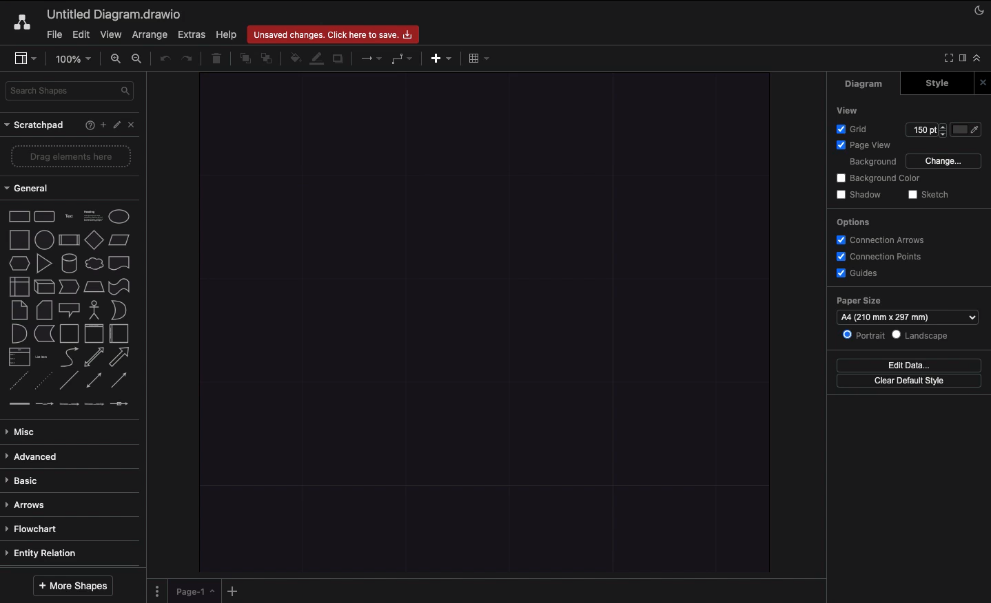  What do you see at coordinates (139, 60) in the screenshot?
I see `Zoom out` at bounding box center [139, 60].